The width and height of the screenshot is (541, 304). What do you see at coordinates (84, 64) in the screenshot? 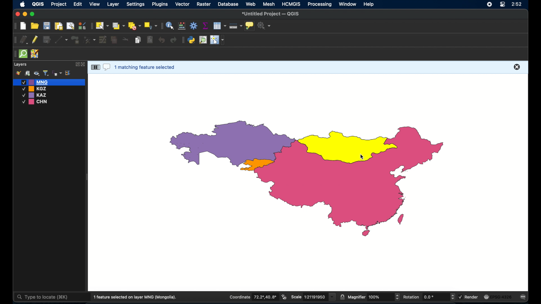
I see `close` at bounding box center [84, 64].